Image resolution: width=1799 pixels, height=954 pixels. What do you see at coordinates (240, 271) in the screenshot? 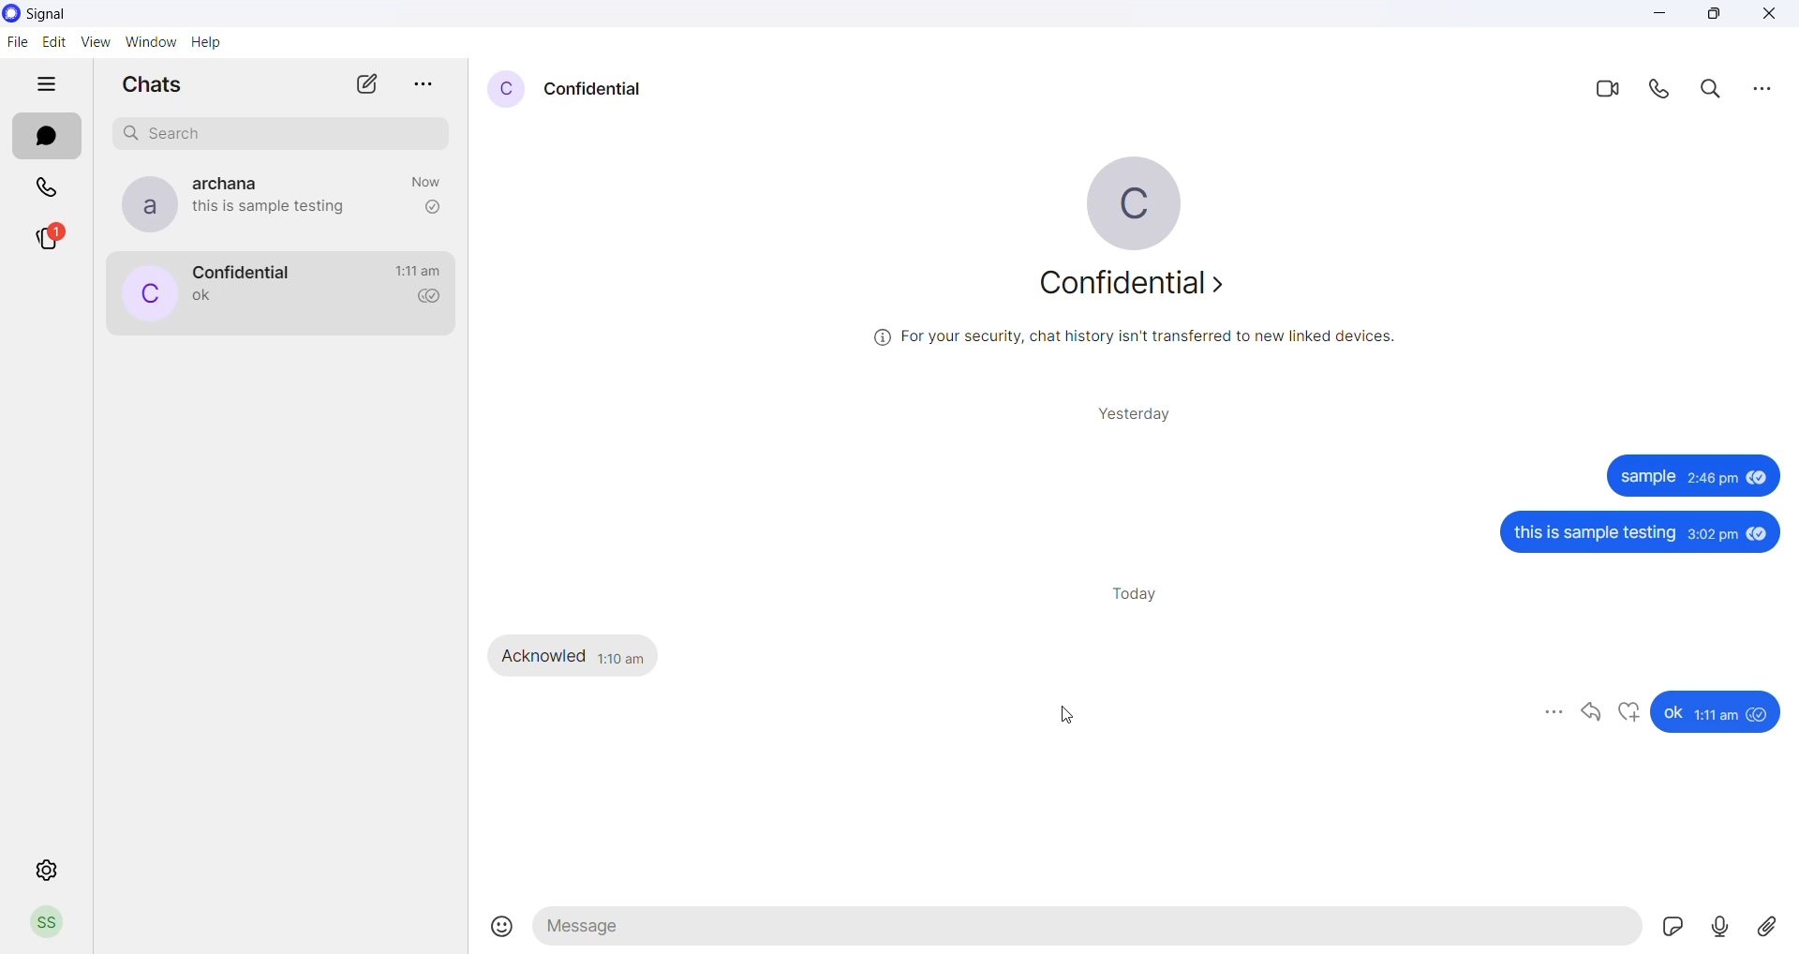
I see `contact name` at bounding box center [240, 271].